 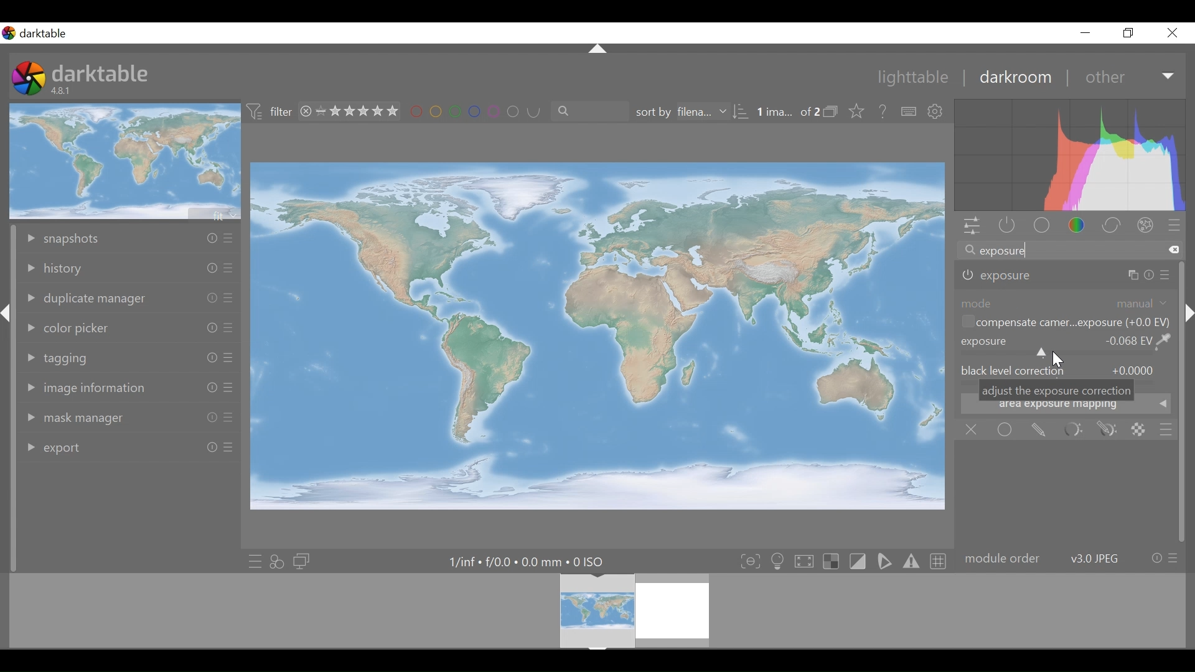 What do you see at coordinates (778, 561) in the screenshot?
I see `toggle ISO 12642 color assessment` at bounding box center [778, 561].